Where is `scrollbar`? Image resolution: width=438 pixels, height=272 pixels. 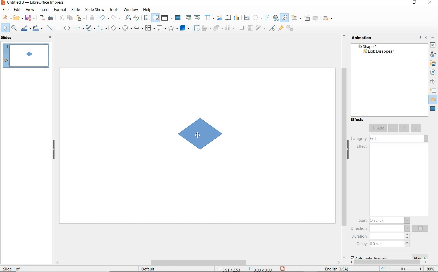
scrollbar is located at coordinates (388, 263).